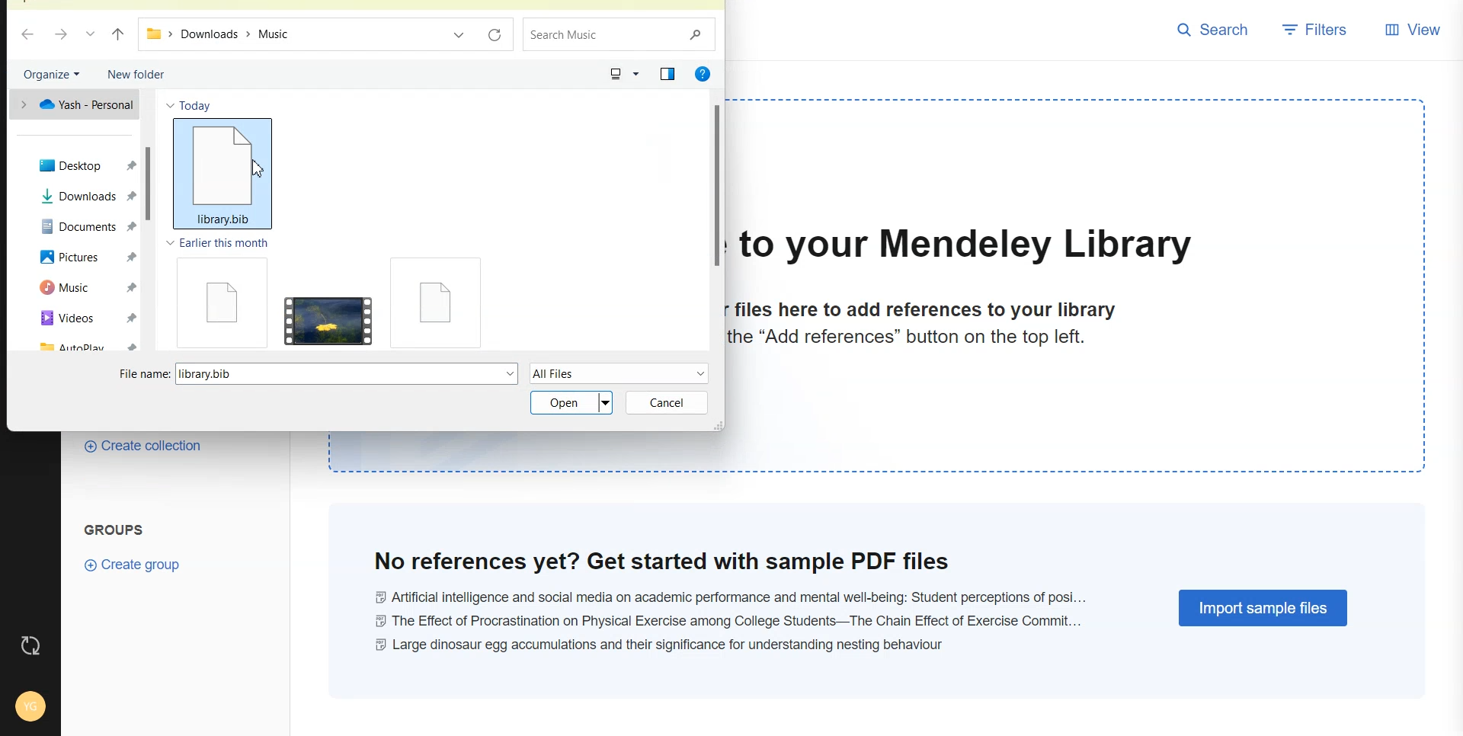 Image resolution: width=1463 pixels, height=736 pixels. What do you see at coordinates (32, 705) in the screenshot?
I see `Account` at bounding box center [32, 705].